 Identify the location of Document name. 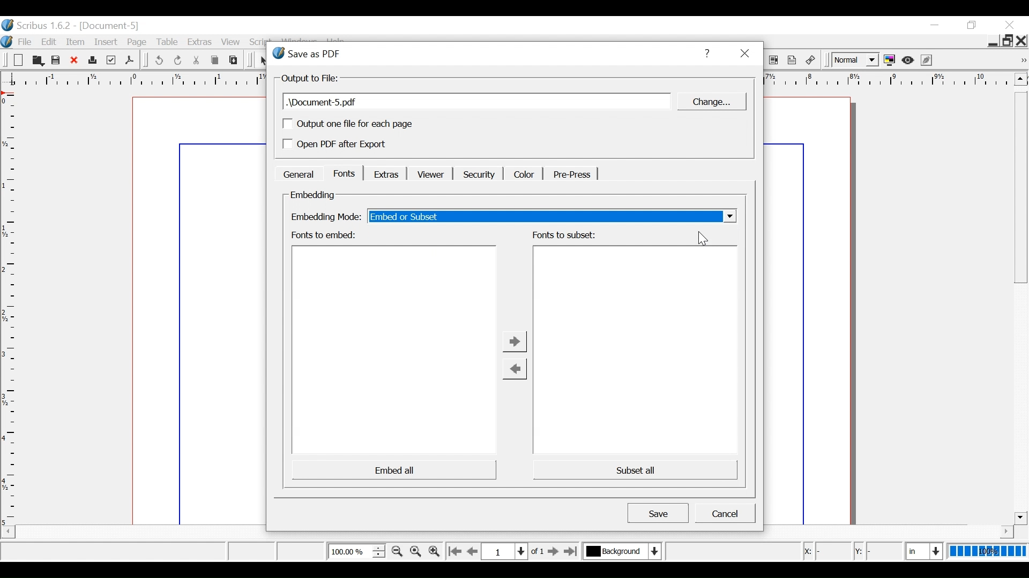
(477, 102).